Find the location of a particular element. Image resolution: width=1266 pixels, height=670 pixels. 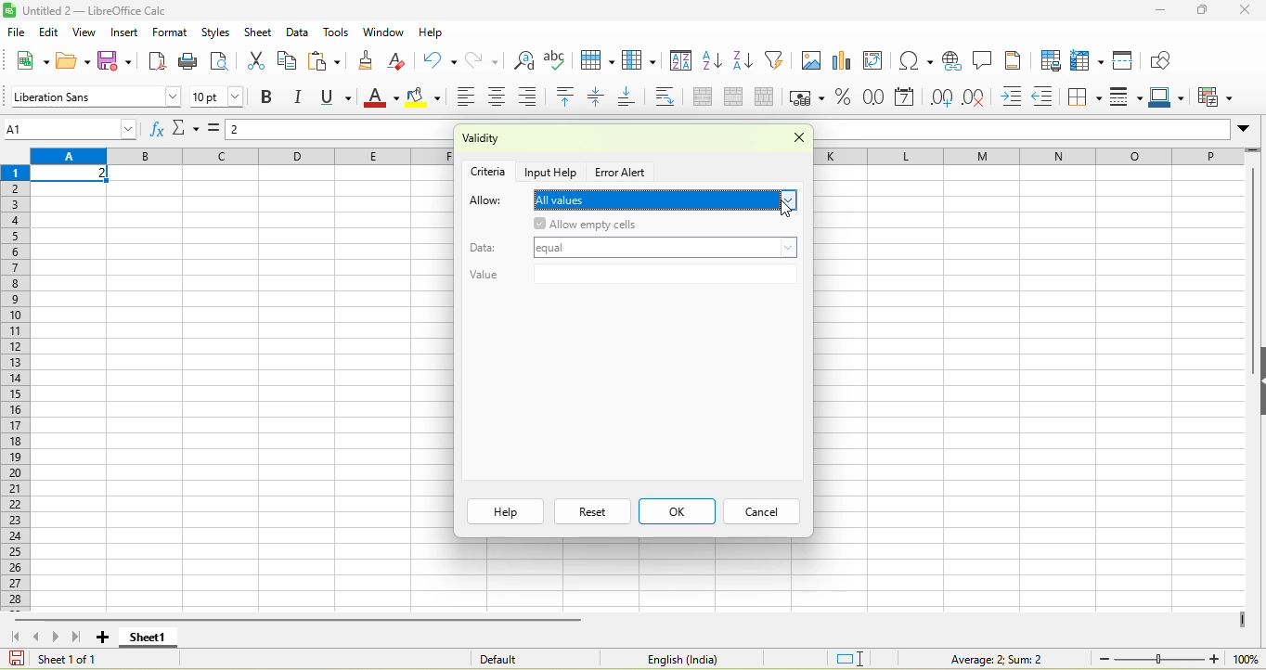

formula bar is located at coordinates (342, 132).